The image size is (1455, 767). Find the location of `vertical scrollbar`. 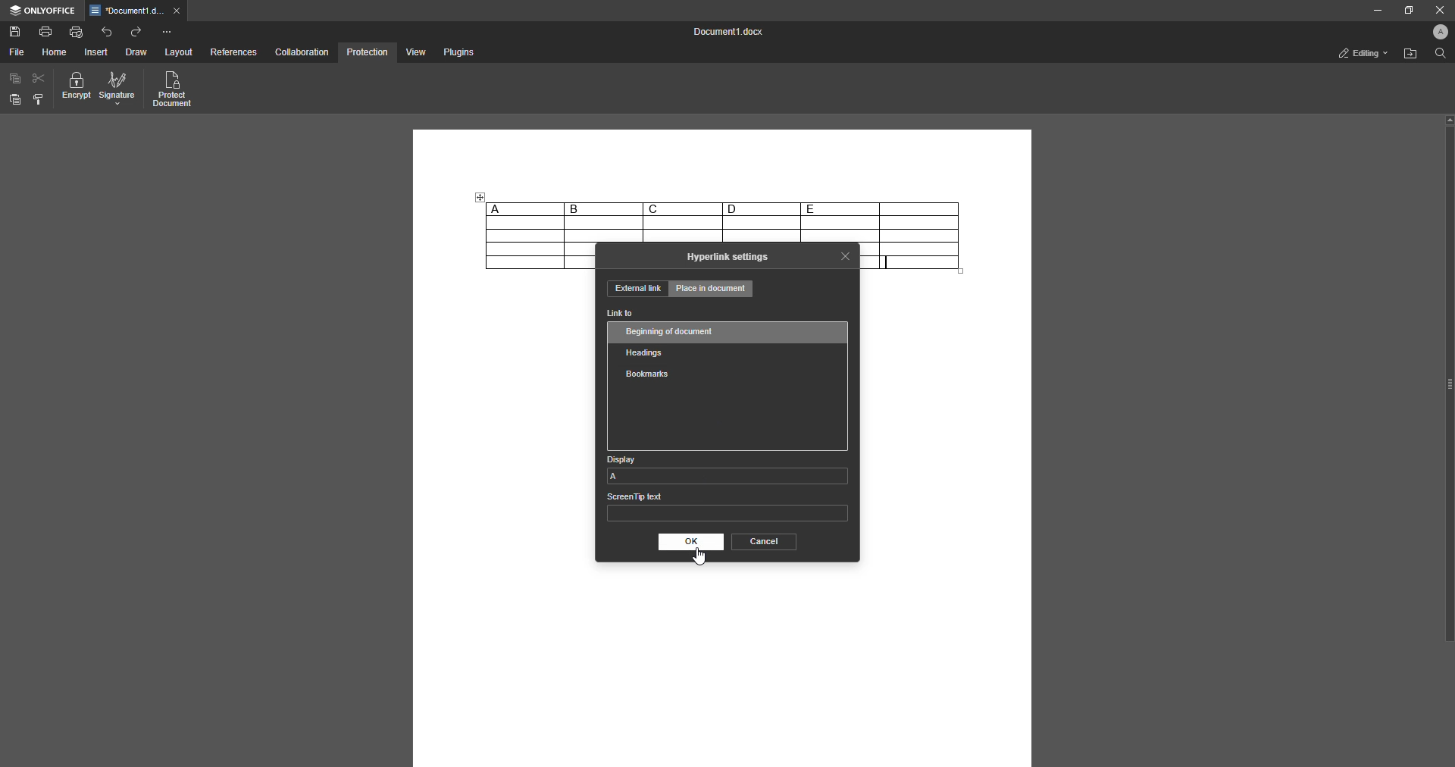

vertical scrollbar is located at coordinates (1448, 378).